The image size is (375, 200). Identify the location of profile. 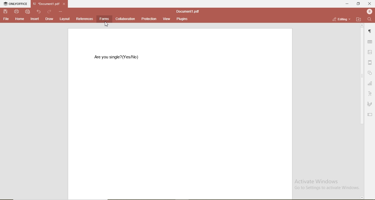
(370, 12).